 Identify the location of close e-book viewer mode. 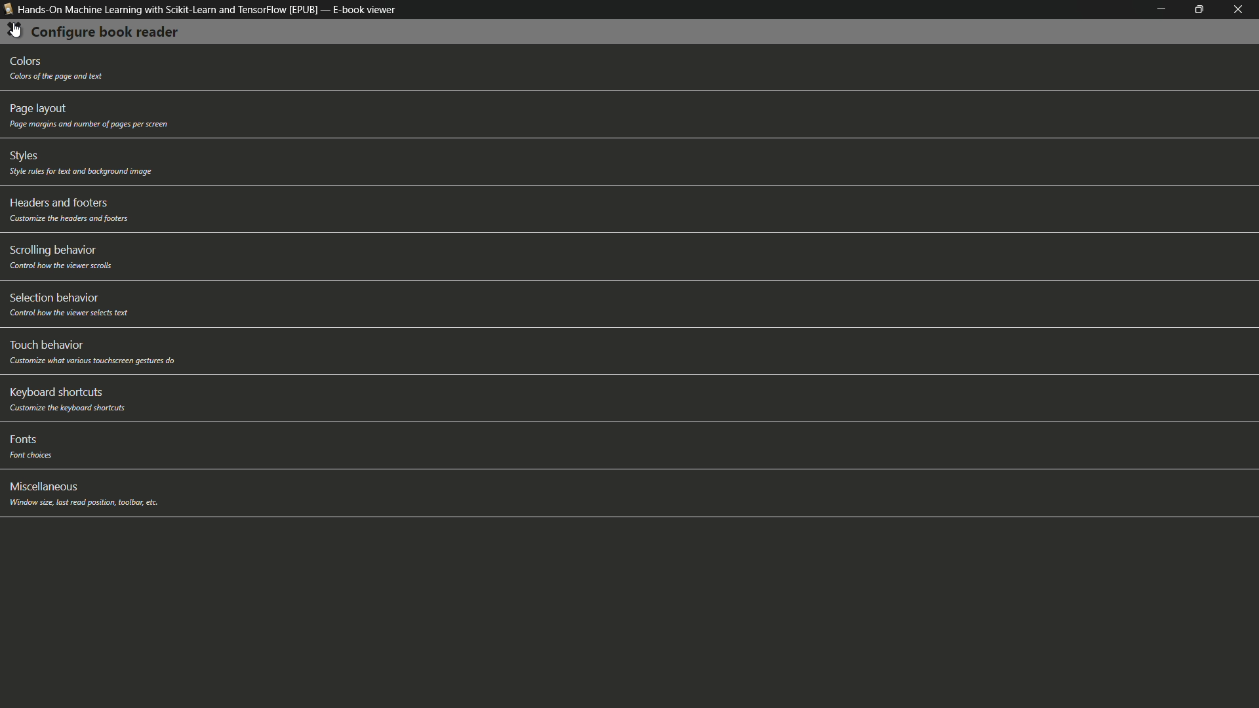
(1242, 10).